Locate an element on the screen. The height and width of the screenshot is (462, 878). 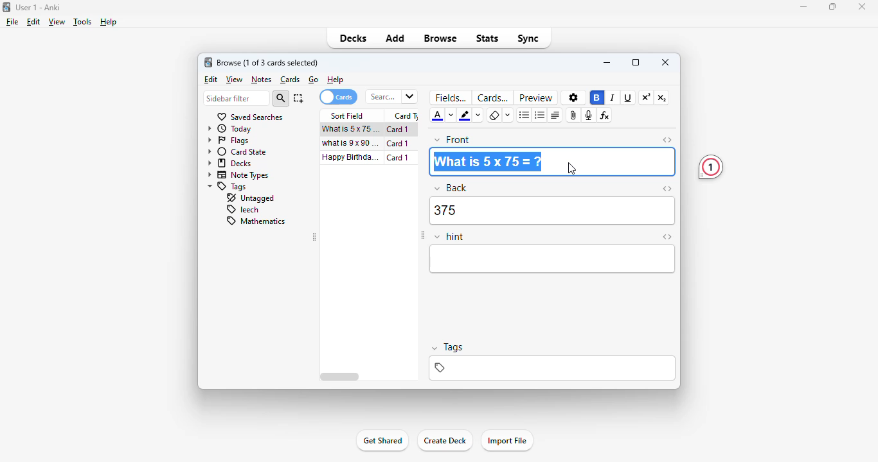
underline is located at coordinates (628, 98).